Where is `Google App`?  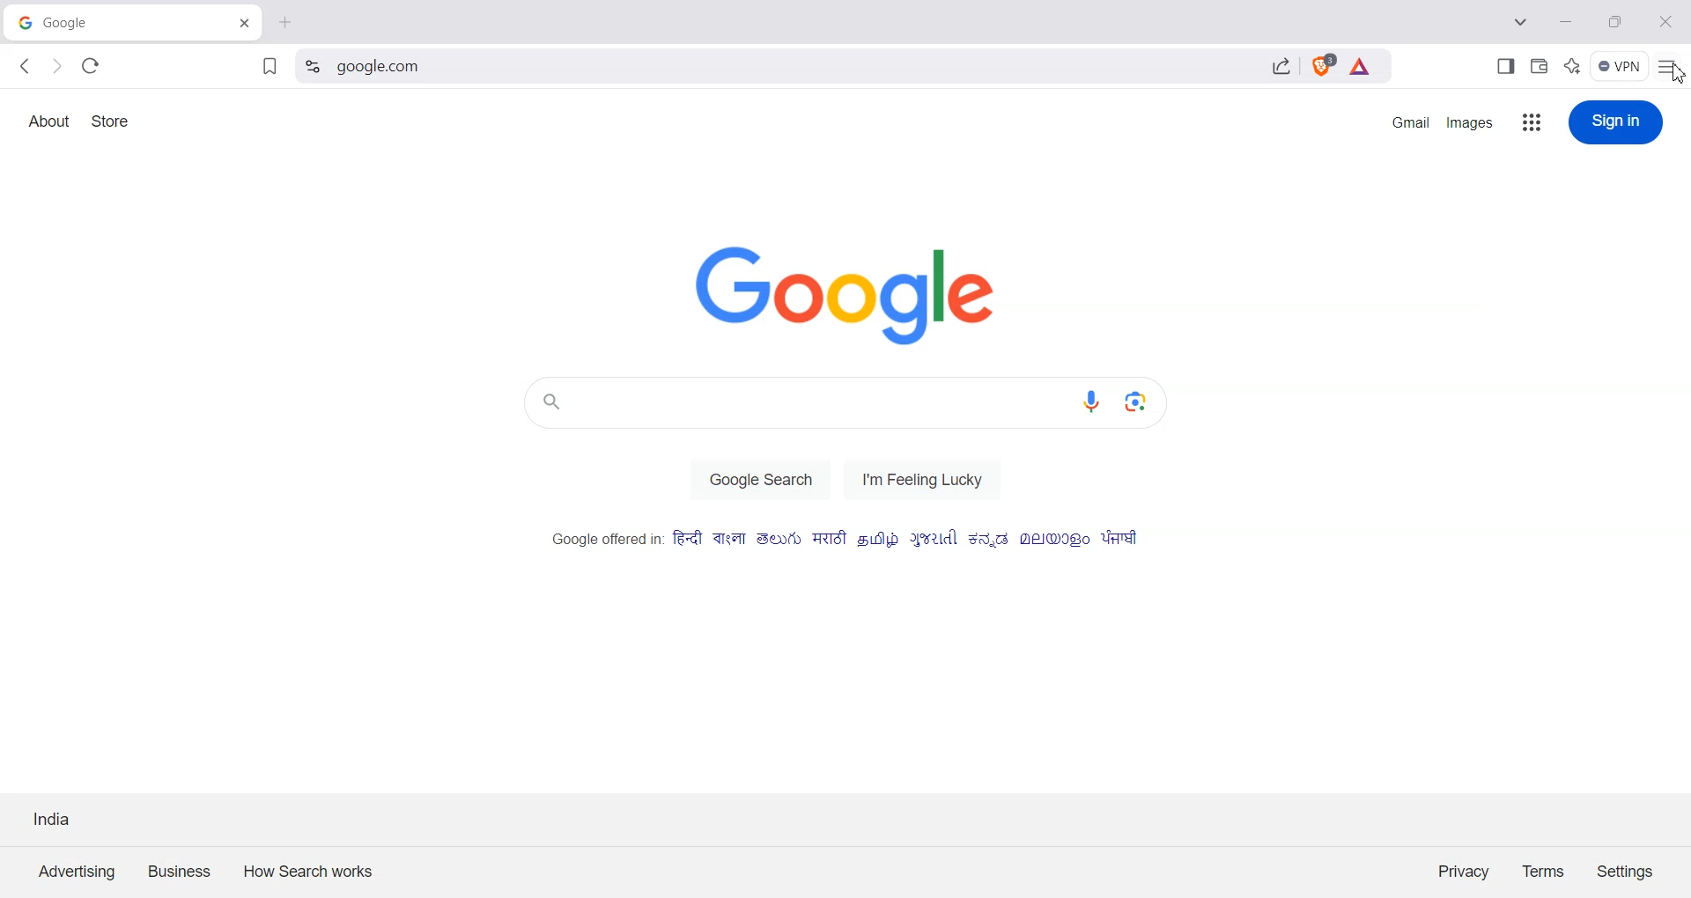 Google App is located at coordinates (1533, 122).